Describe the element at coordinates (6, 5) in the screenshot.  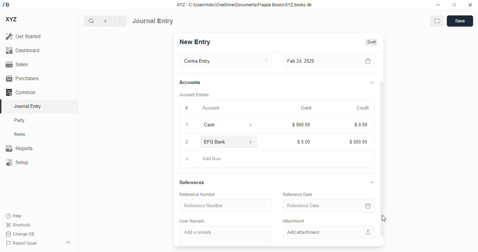
I see `FB - logo` at that location.